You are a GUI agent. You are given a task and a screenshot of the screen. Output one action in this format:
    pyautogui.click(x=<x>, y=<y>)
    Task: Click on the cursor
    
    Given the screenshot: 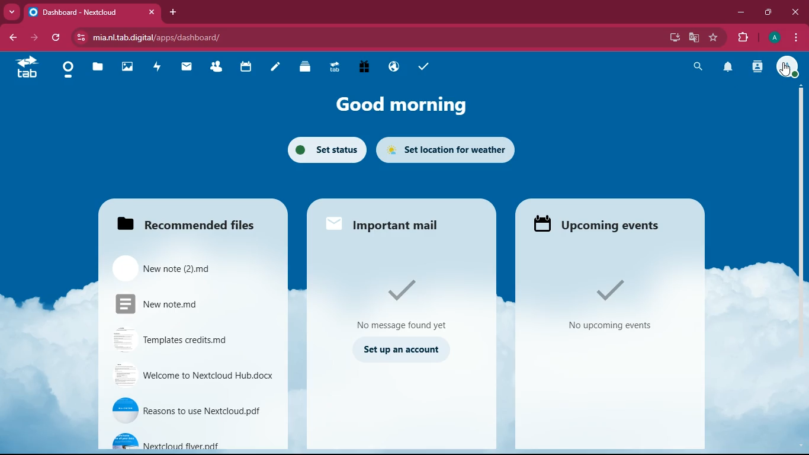 What is the action you would take?
    pyautogui.click(x=785, y=69)
    